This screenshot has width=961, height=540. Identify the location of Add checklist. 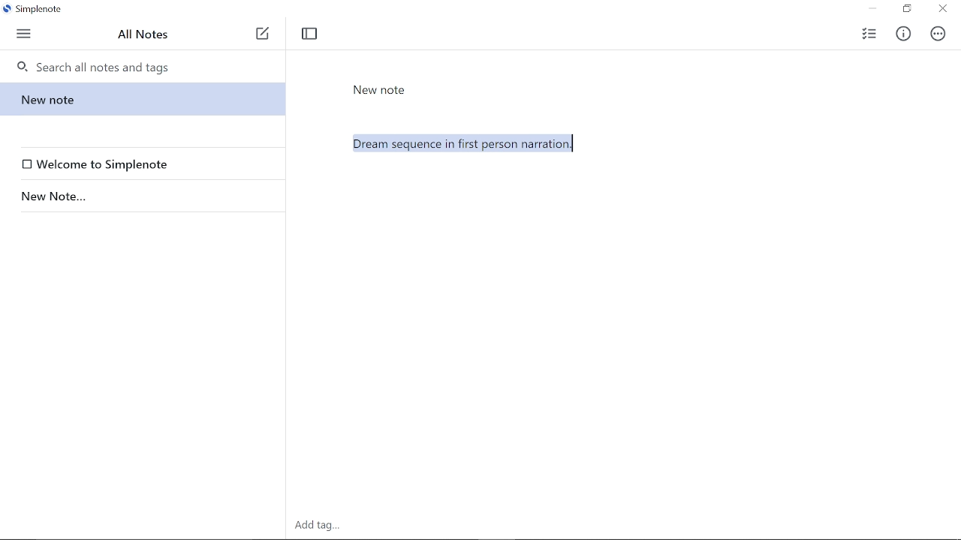
(868, 32).